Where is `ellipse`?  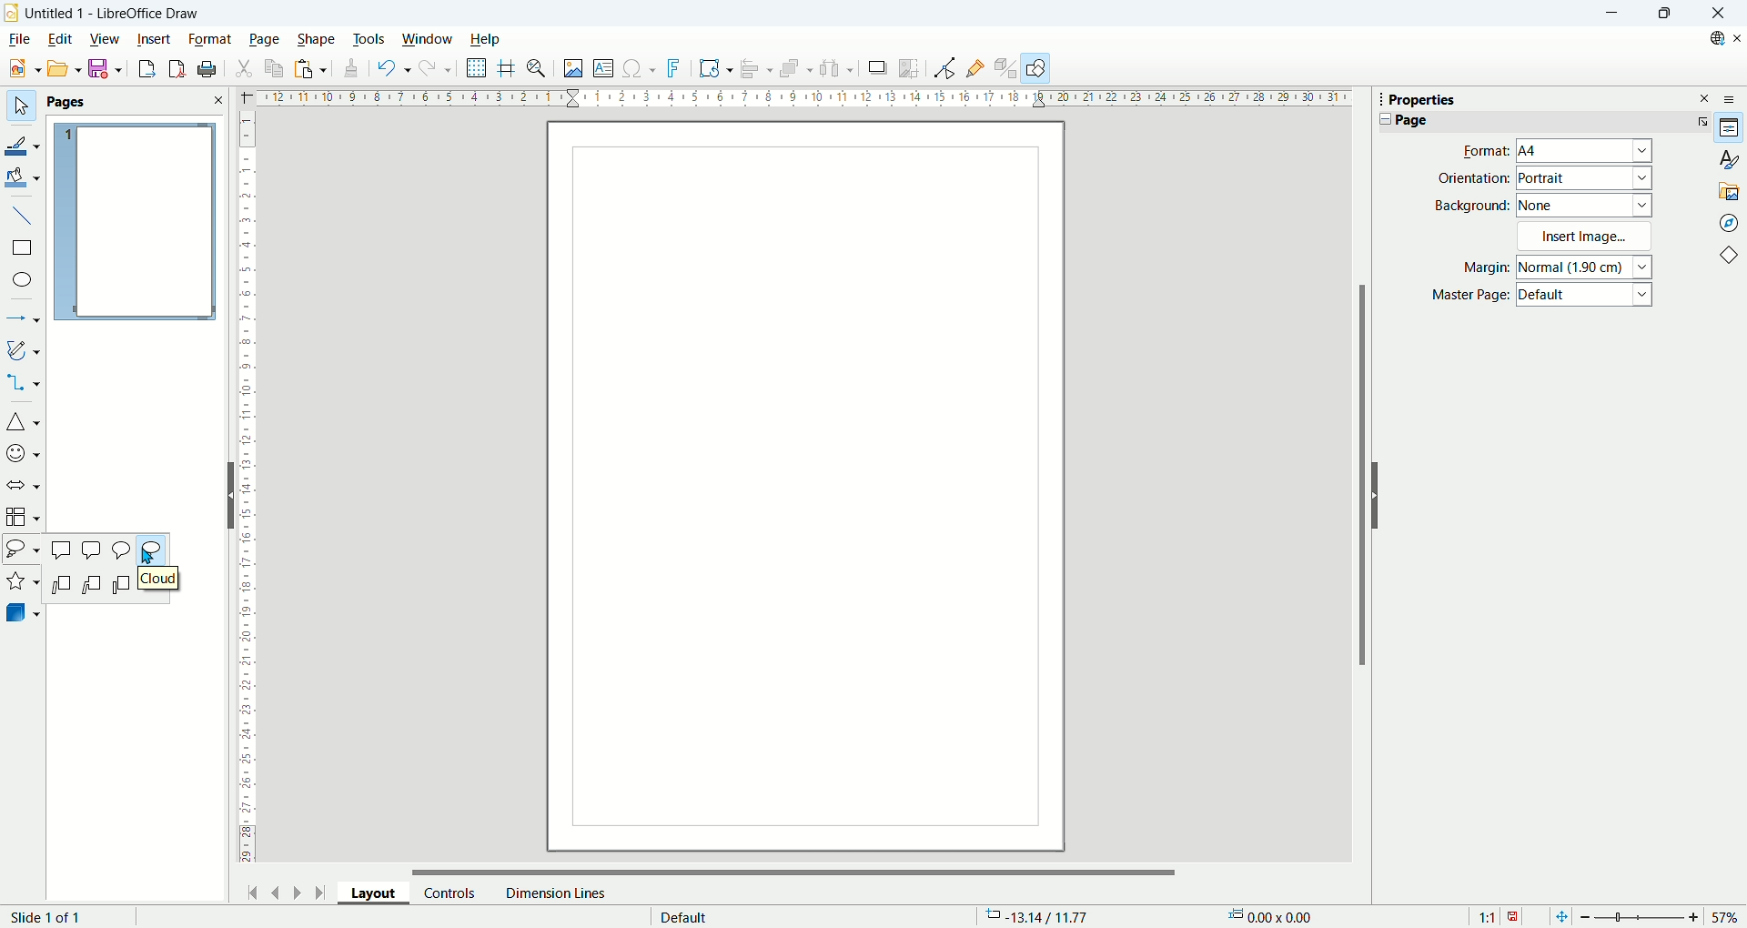 ellipse is located at coordinates (24, 281).